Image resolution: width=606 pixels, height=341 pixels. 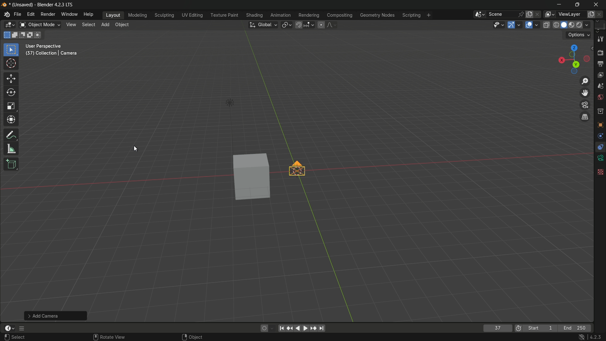 What do you see at coordinates (17, 14) in the screenshot?
I see `file menu` at bounding box center [17, 14].